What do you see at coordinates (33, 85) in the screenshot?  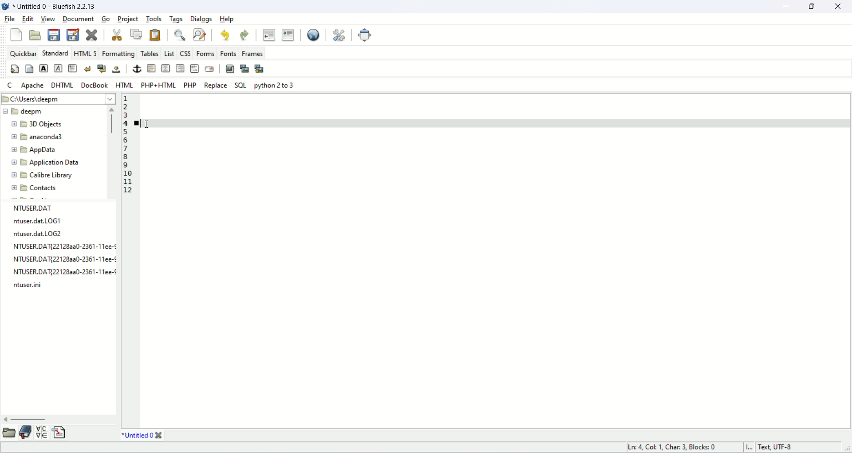 I see `apache` at bounding box center [33, 85].